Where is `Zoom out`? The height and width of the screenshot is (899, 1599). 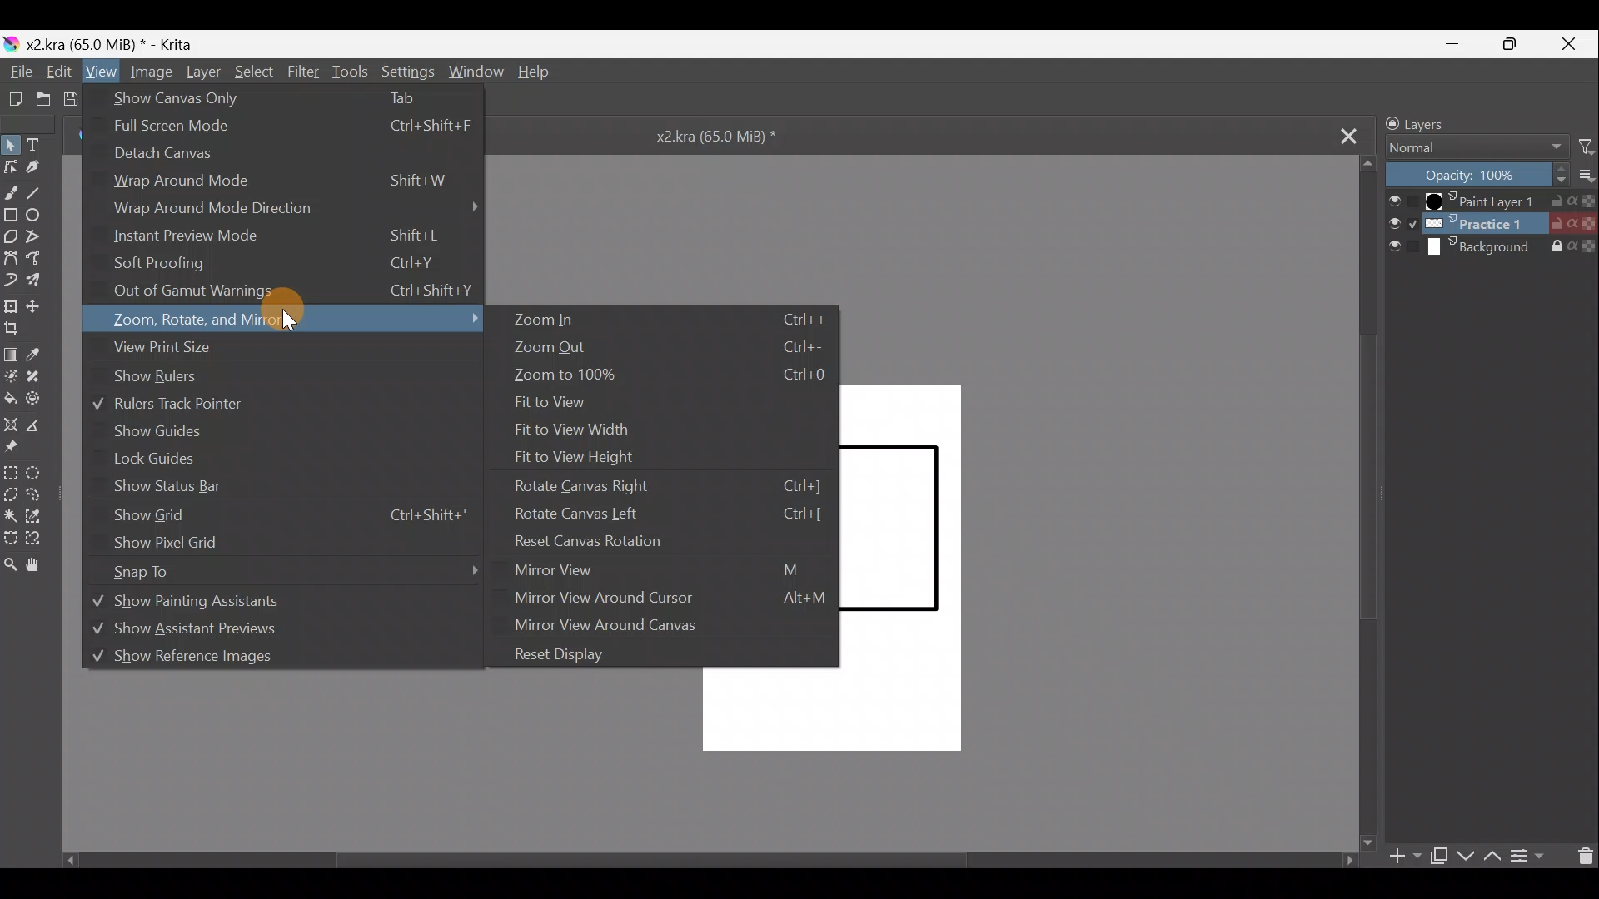 Zoom out is located at coordinates (672, 350).